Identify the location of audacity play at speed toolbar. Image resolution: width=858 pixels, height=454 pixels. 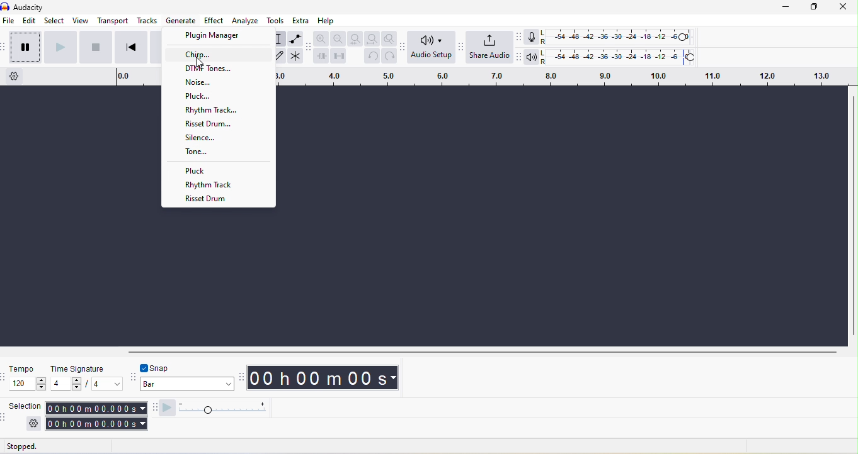
(153, 408).